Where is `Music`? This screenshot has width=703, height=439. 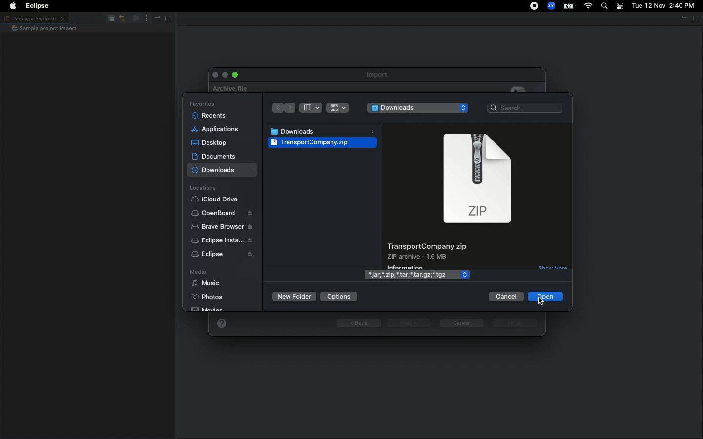 Music is located at coordinates (206, 284).